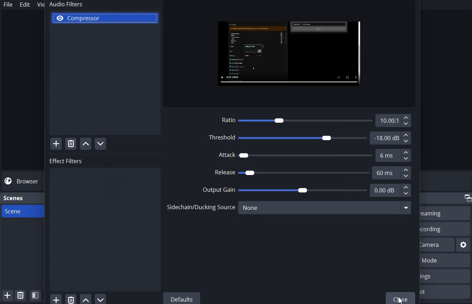 This screenshot has width=472, height=304. What do you see at coordinates (181, 298) in the screenshot?
I see `Defaults` at bounding box center [181, 298].